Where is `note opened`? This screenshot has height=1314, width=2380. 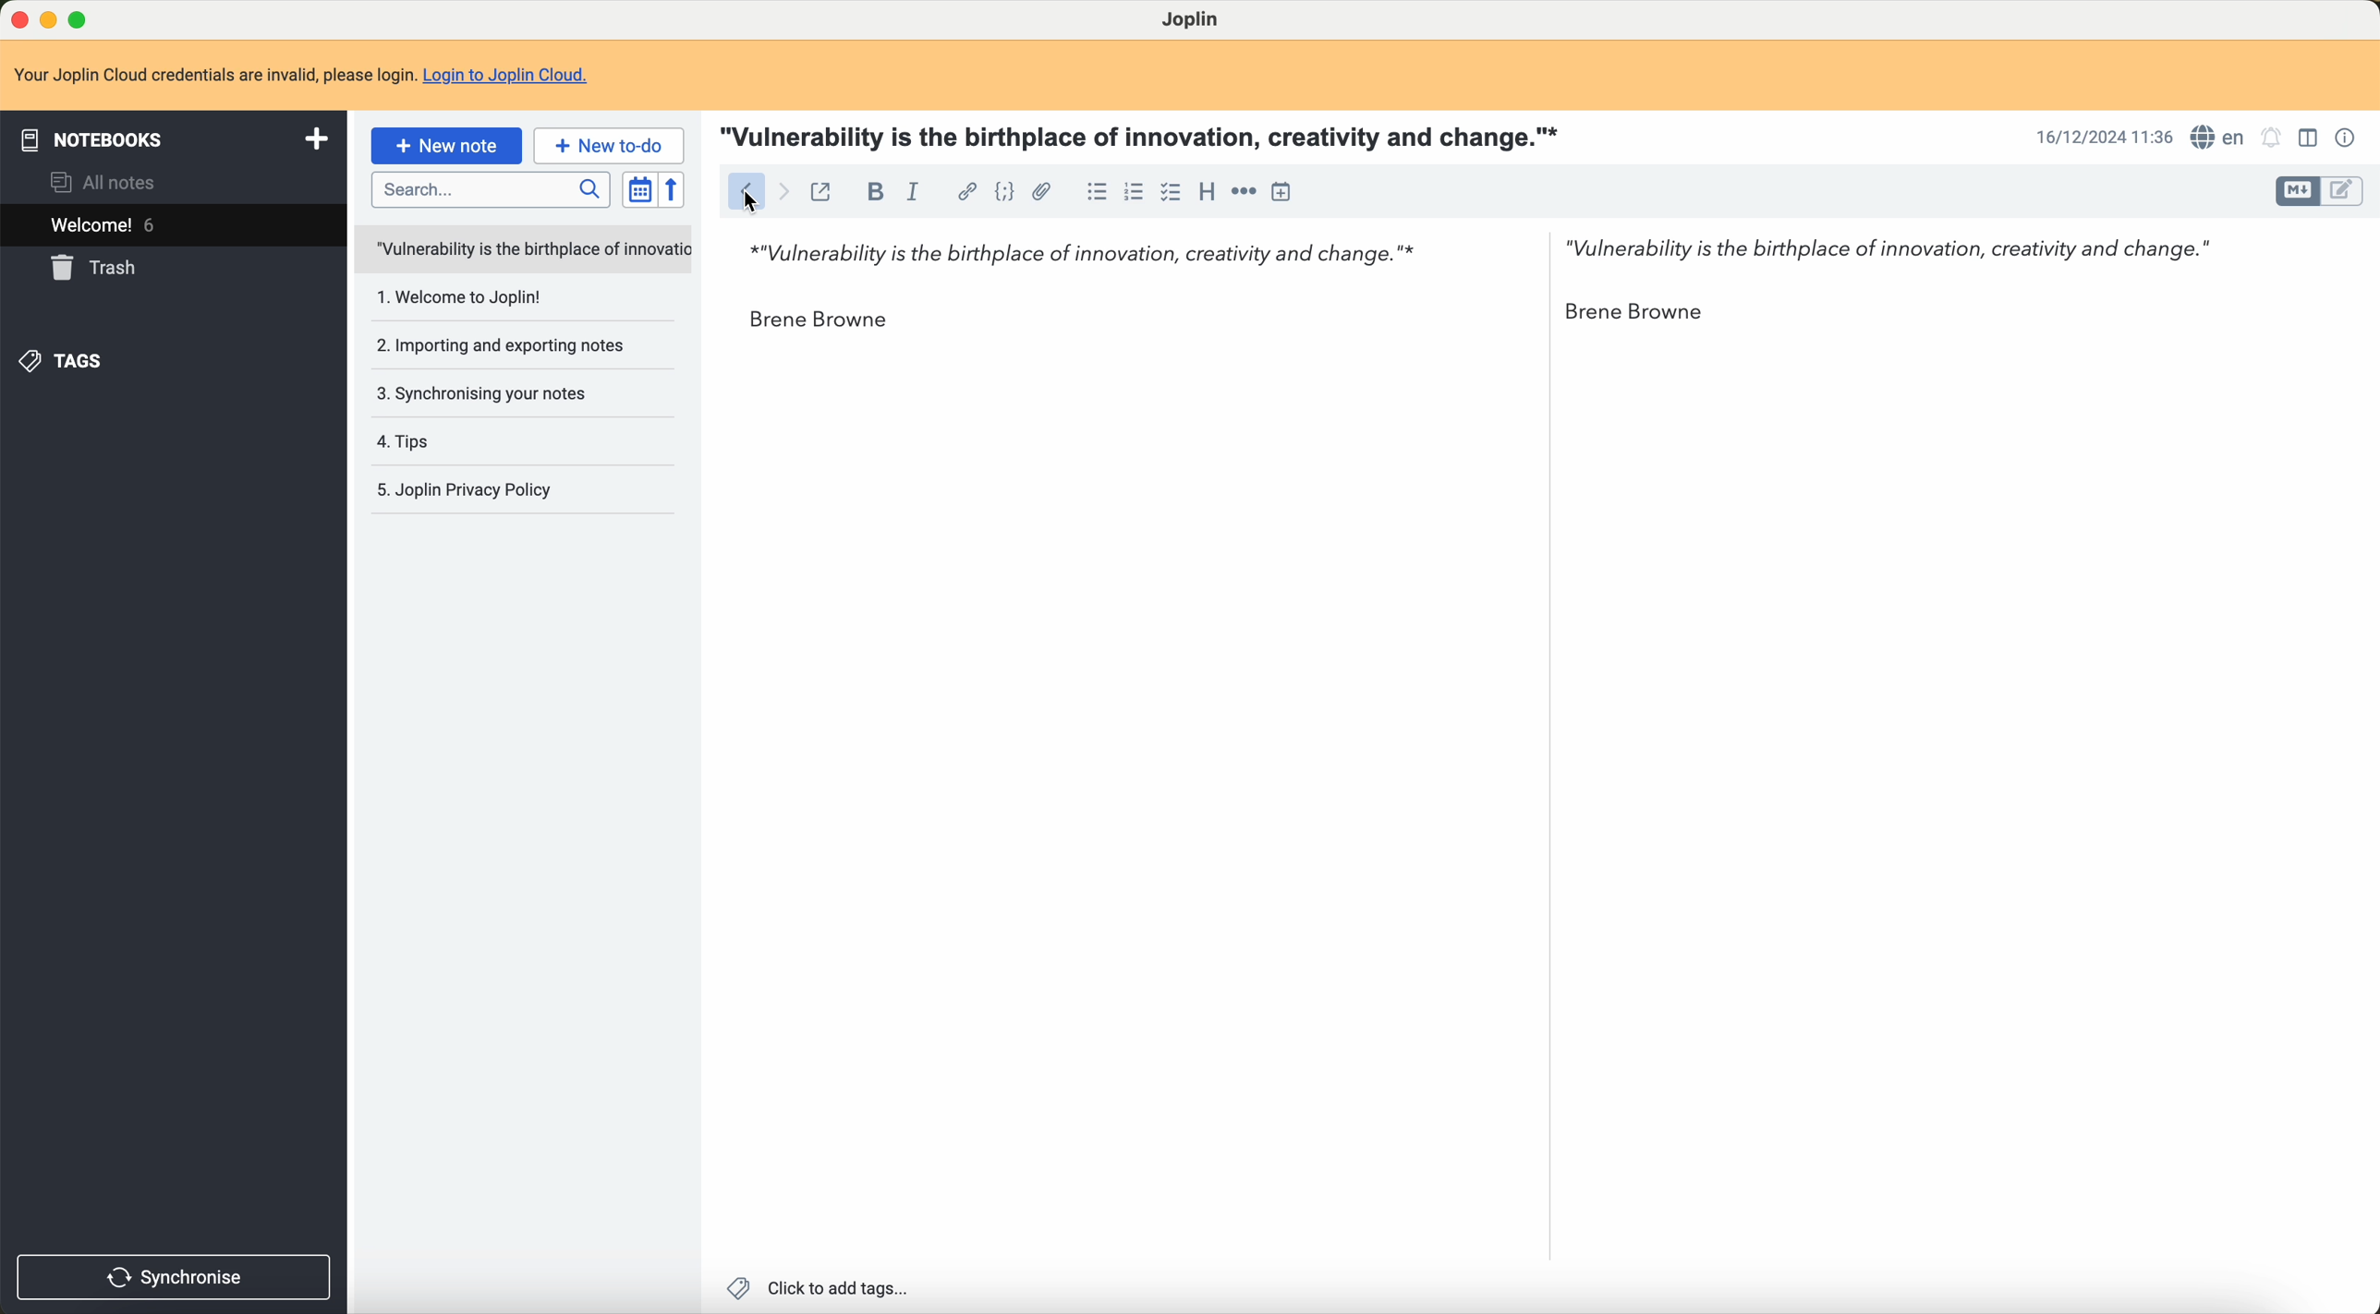 note opened is located at coordinates (520, 247).